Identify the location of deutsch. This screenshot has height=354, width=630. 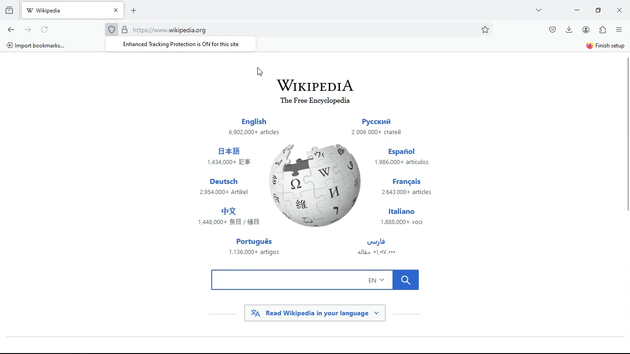
(225, 188).